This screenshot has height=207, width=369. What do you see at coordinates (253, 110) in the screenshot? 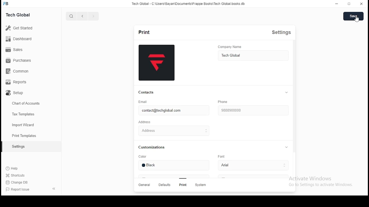
I see `Phone number input box` at bounding box center [253, 110].